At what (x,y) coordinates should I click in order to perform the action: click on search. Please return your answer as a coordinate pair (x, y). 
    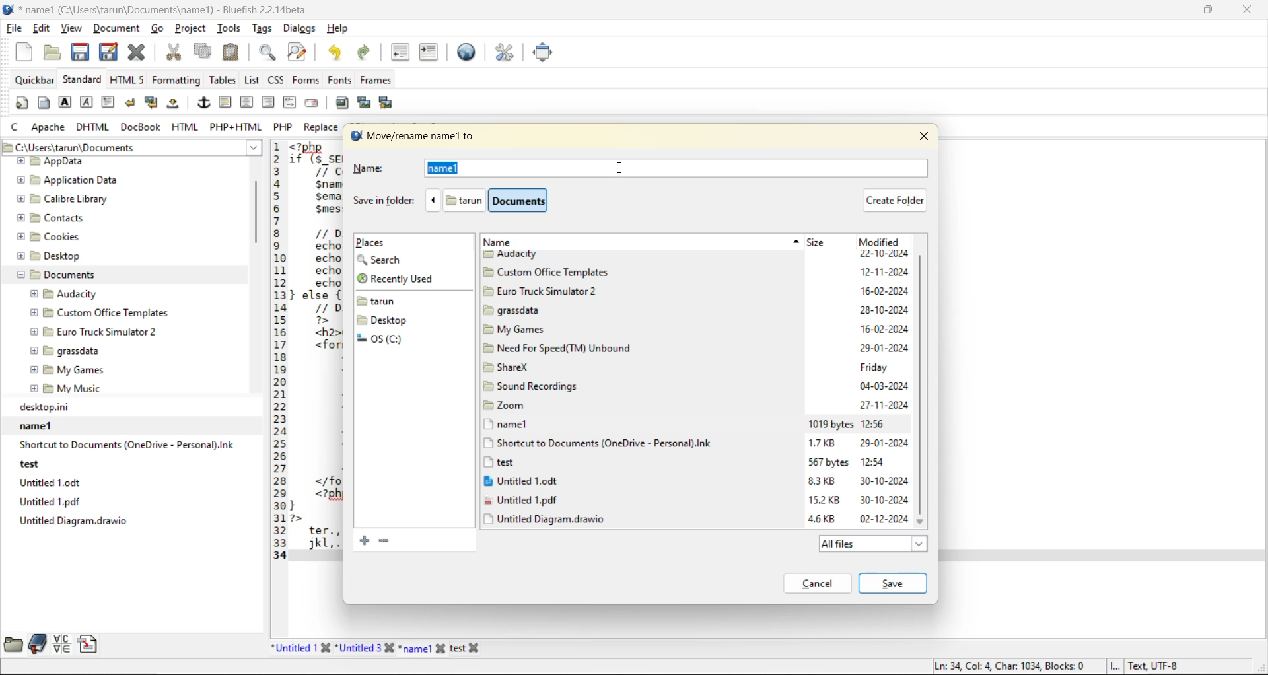
    Looking at the image, I should click on (381, 260).